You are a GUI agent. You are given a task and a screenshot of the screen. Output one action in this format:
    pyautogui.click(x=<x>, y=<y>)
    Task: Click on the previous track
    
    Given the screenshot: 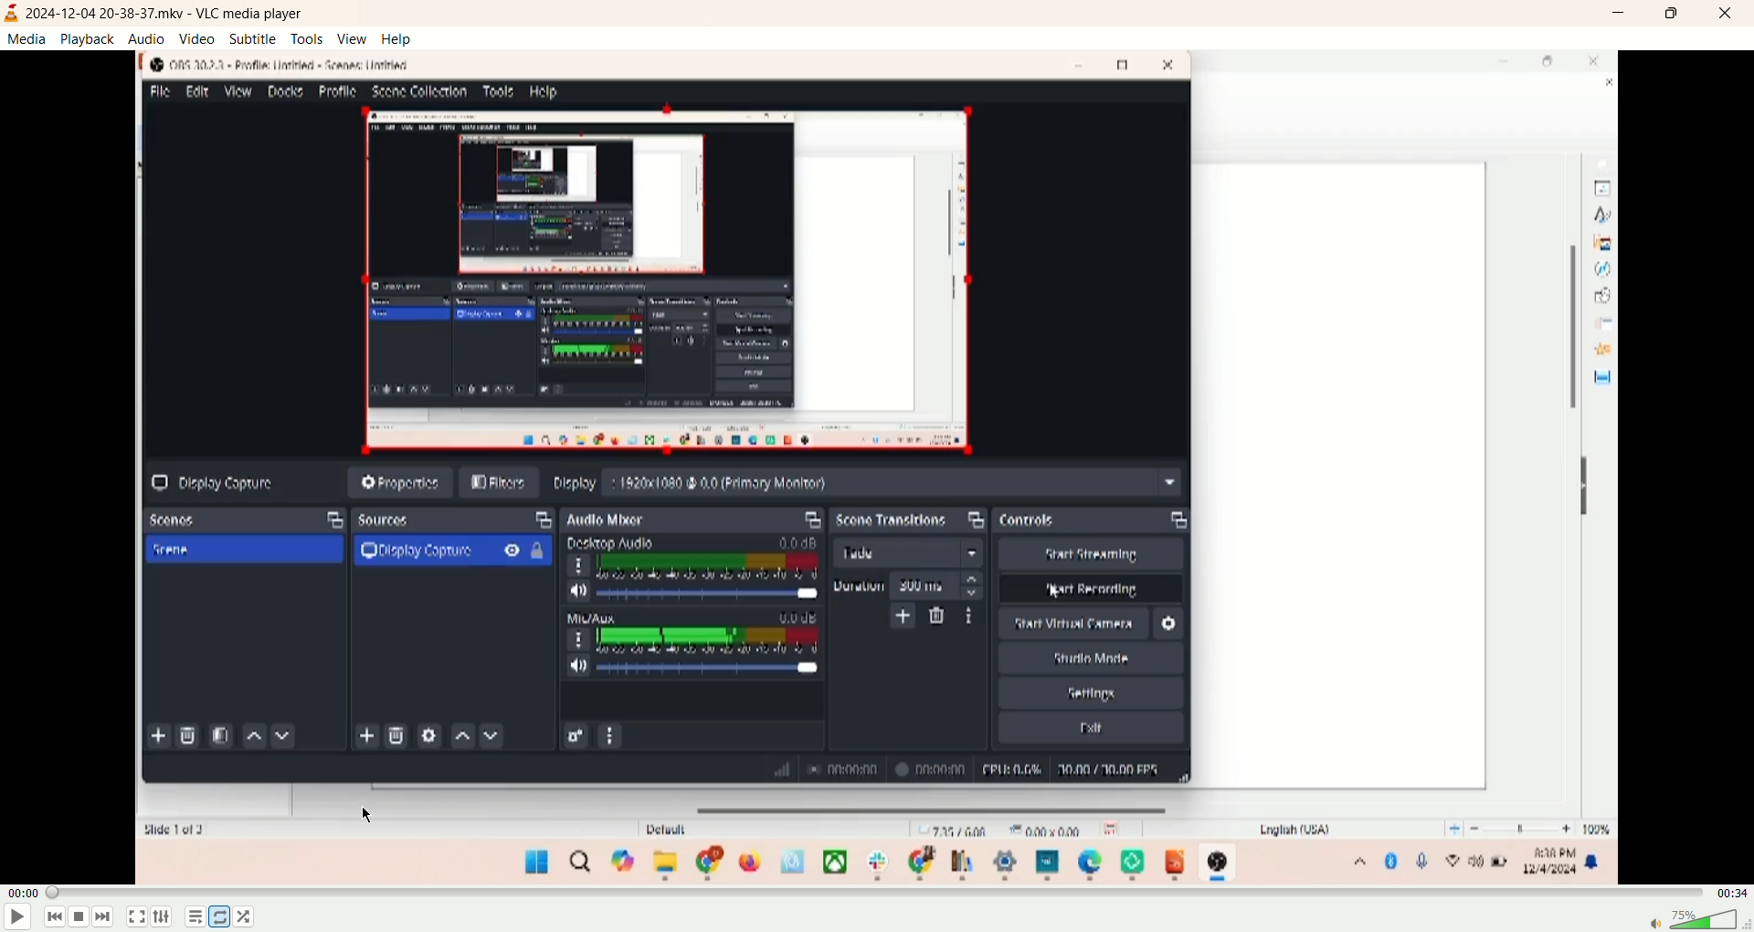 What is the action you would take?
    pyautogui.click(x=55, y=918)
    